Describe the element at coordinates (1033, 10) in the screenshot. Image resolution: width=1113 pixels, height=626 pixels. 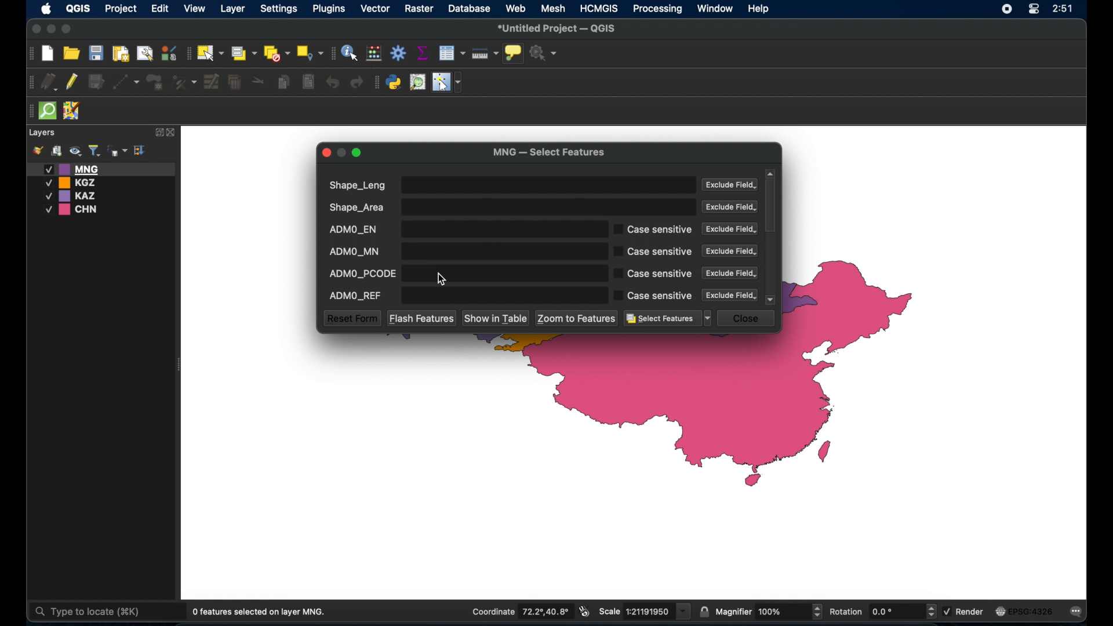
I see `control center` at that location.